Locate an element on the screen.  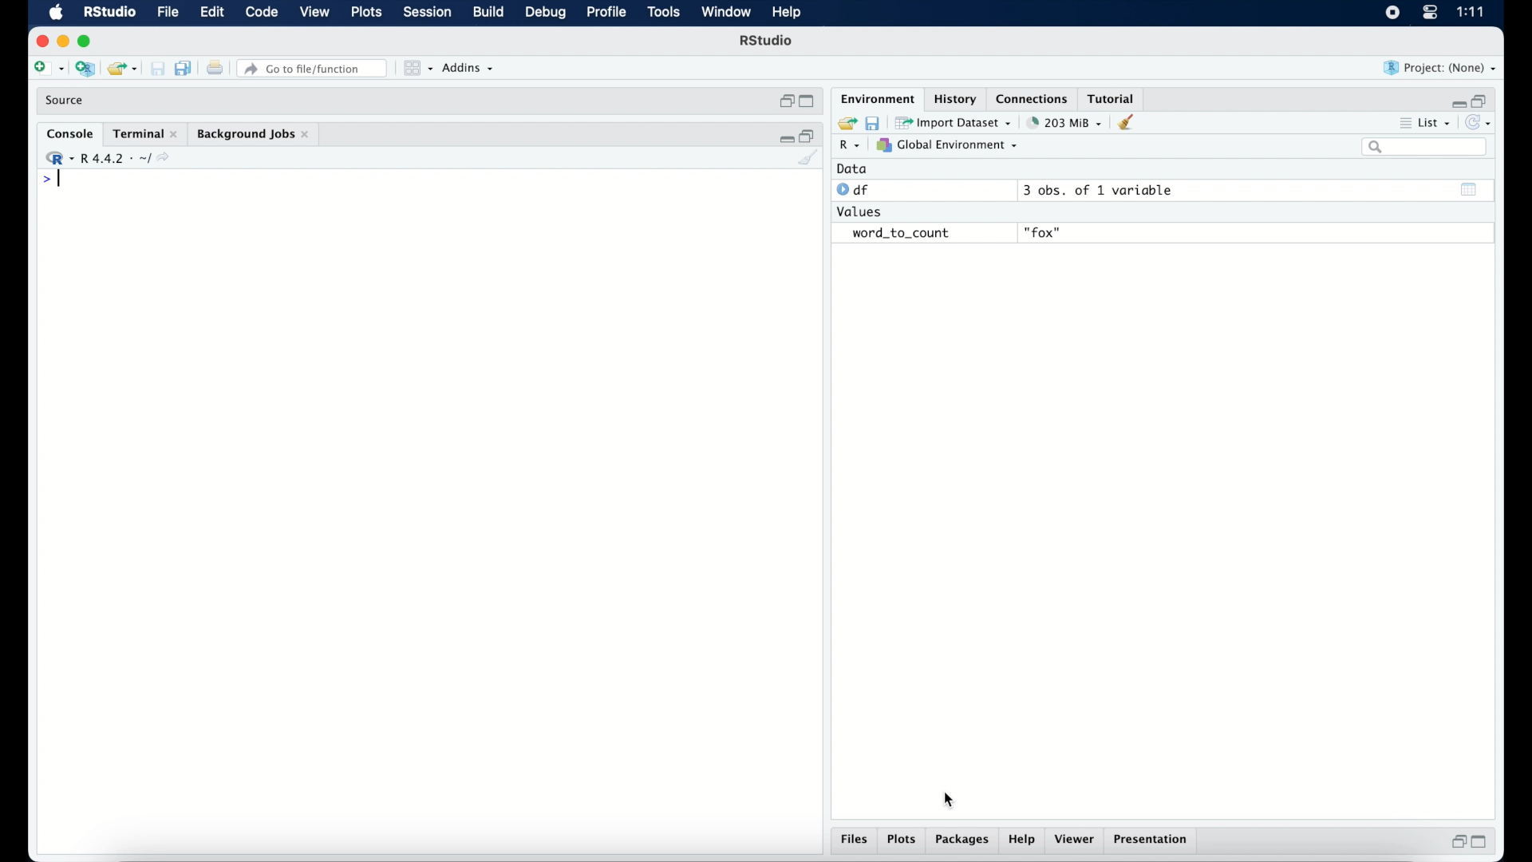
word_to_count is located at coordinates (898, 234).